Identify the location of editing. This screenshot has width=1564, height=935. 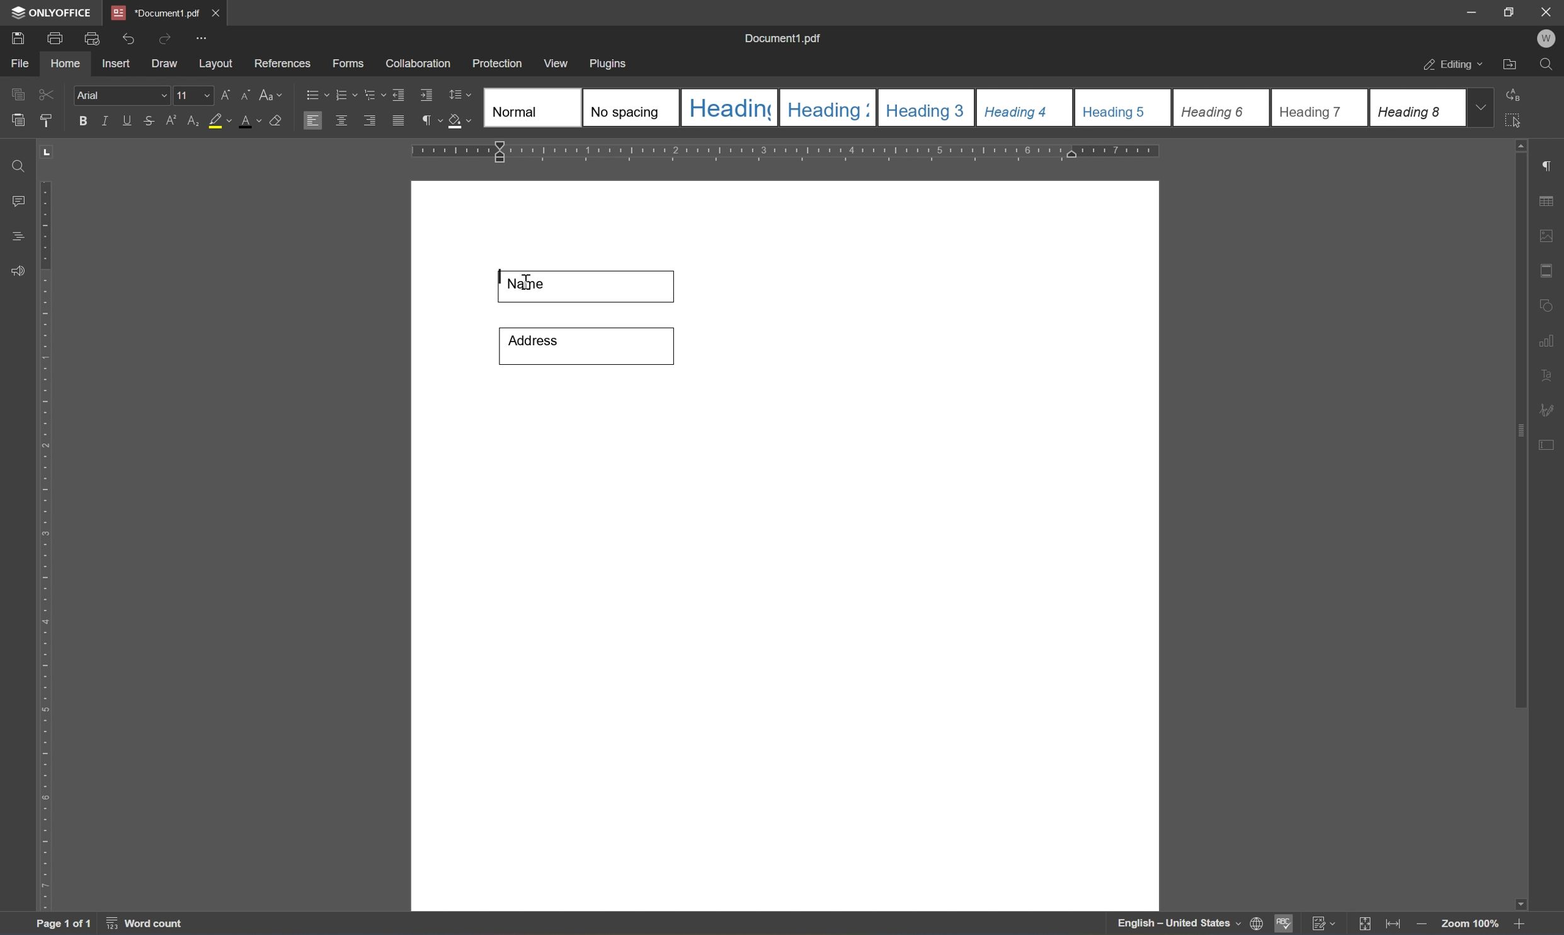
(1448, 66).